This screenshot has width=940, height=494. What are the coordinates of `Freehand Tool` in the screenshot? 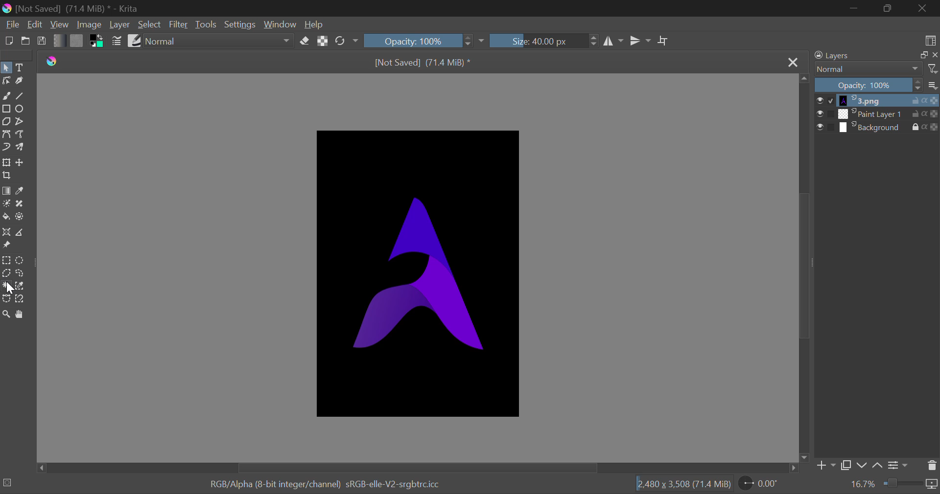 It's located at (19, 274).